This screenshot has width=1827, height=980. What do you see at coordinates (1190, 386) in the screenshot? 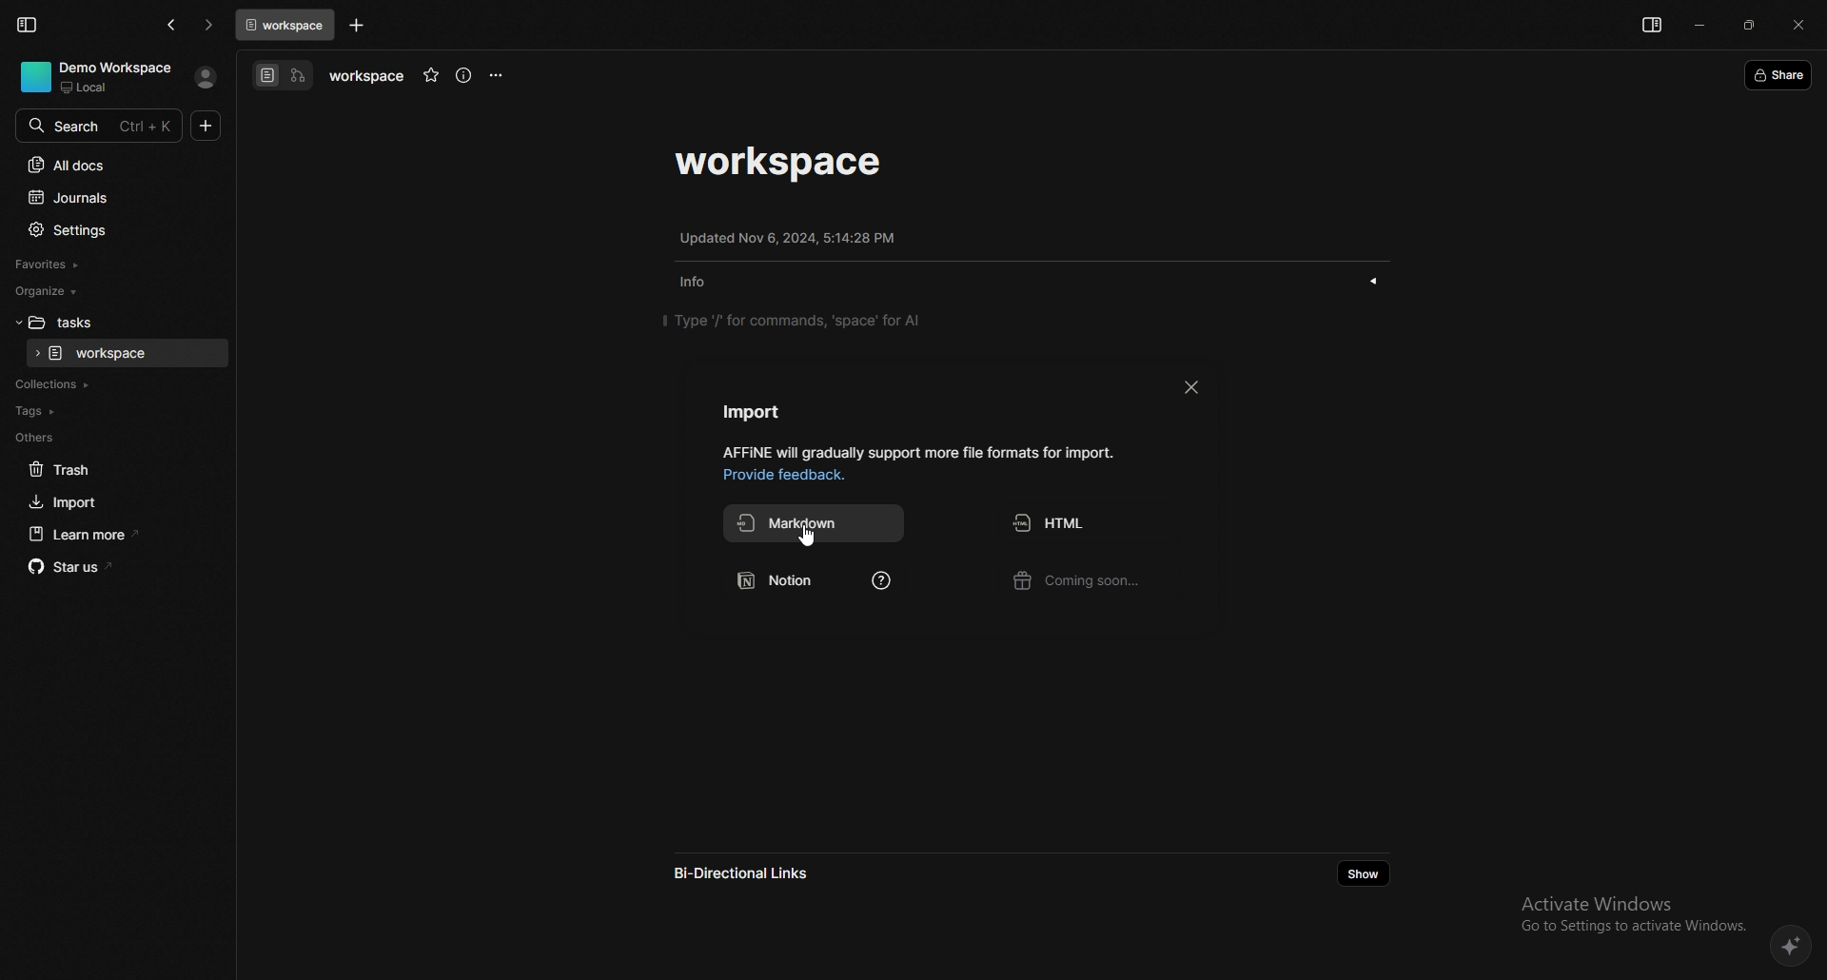
I see `close` at bounding box center [1190, 386].